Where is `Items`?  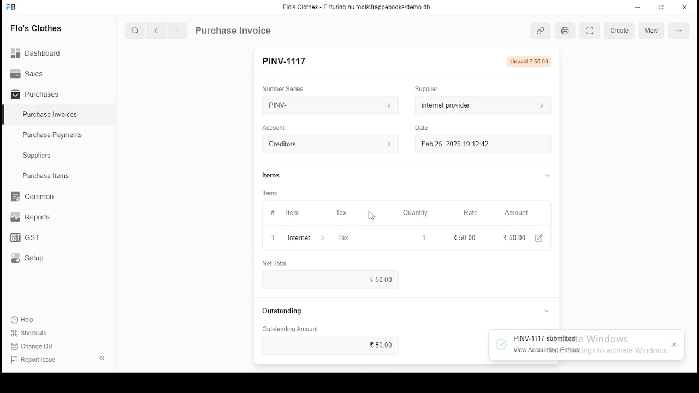
Items is located at coordinates (270, 193).